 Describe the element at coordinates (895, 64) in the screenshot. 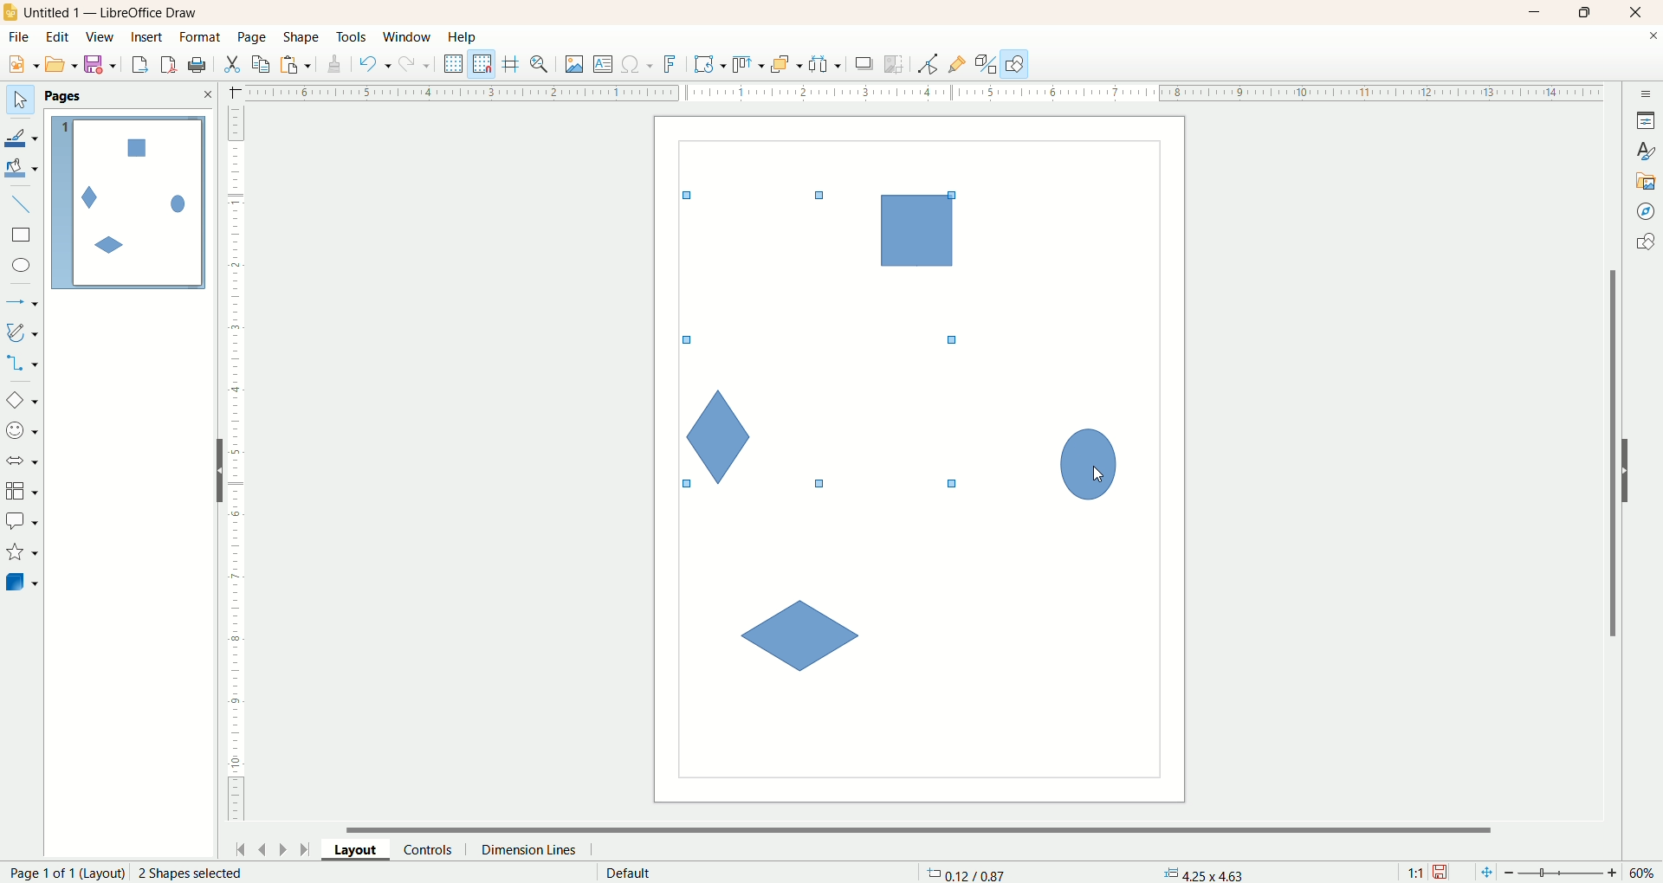

I see `crop image` at that location.